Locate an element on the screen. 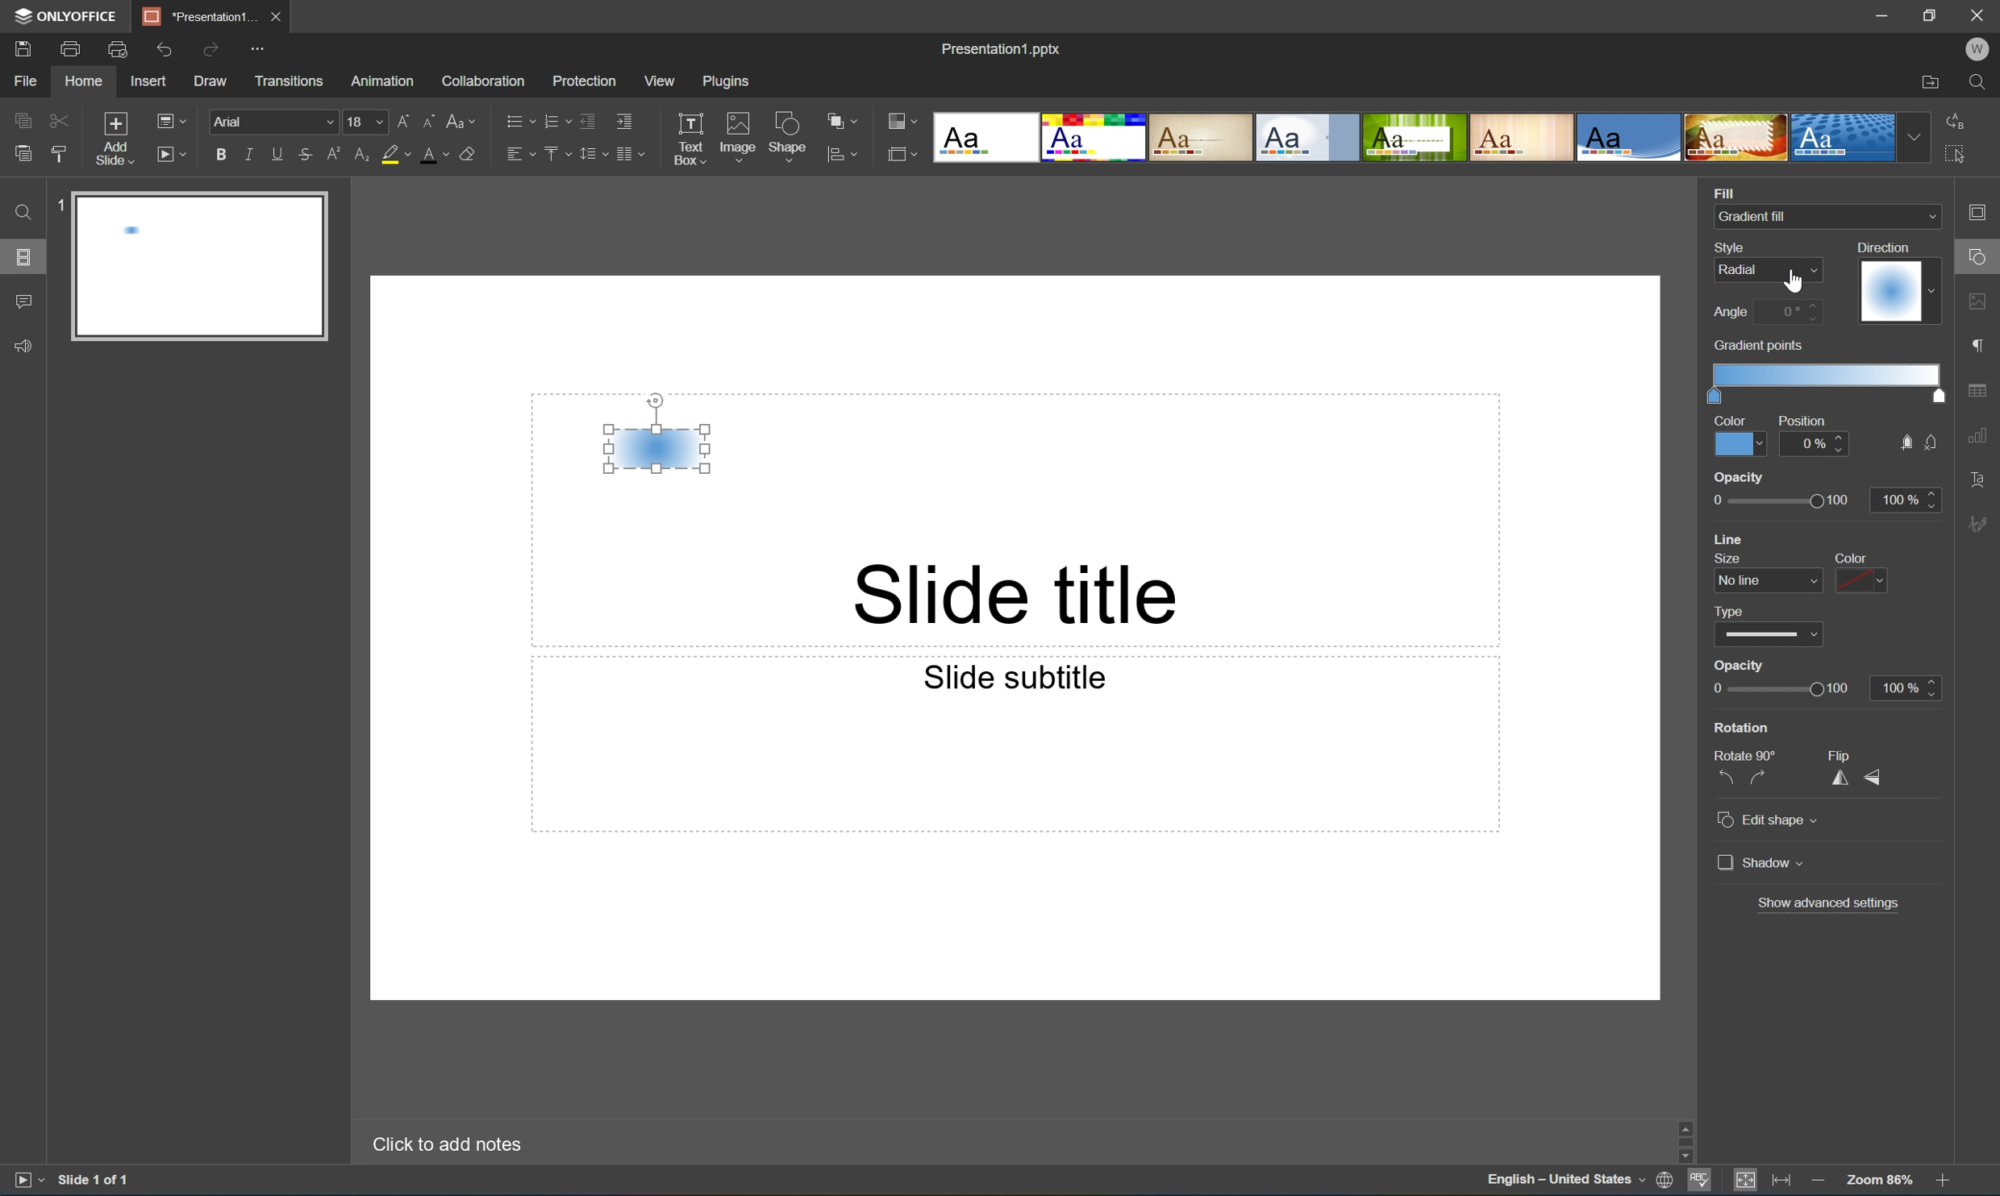 The height and width of the screenshot is (1196, 2000). Highlight is located at coordinates (397, 156).